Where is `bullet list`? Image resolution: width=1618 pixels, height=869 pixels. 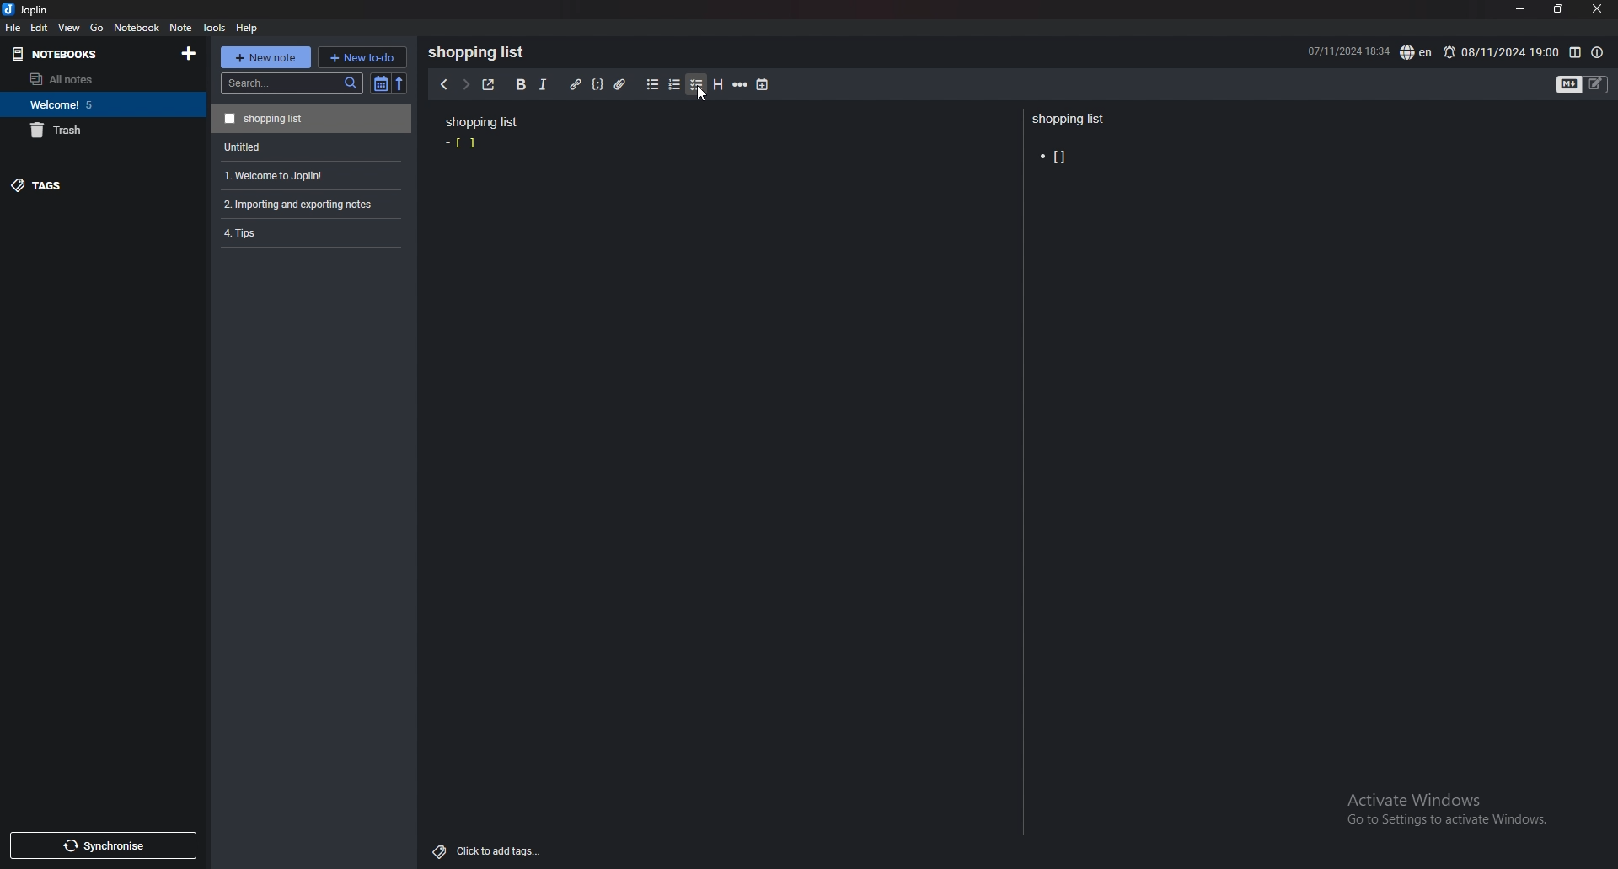
bullet list is located at coordinates (652, 85).